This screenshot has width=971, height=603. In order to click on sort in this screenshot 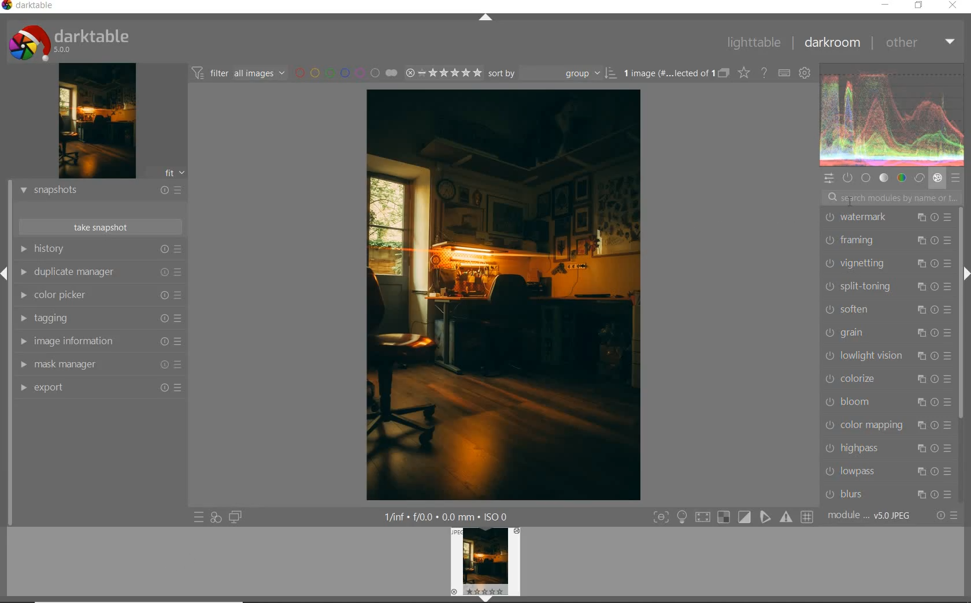, I will do `click(551, 74)`.